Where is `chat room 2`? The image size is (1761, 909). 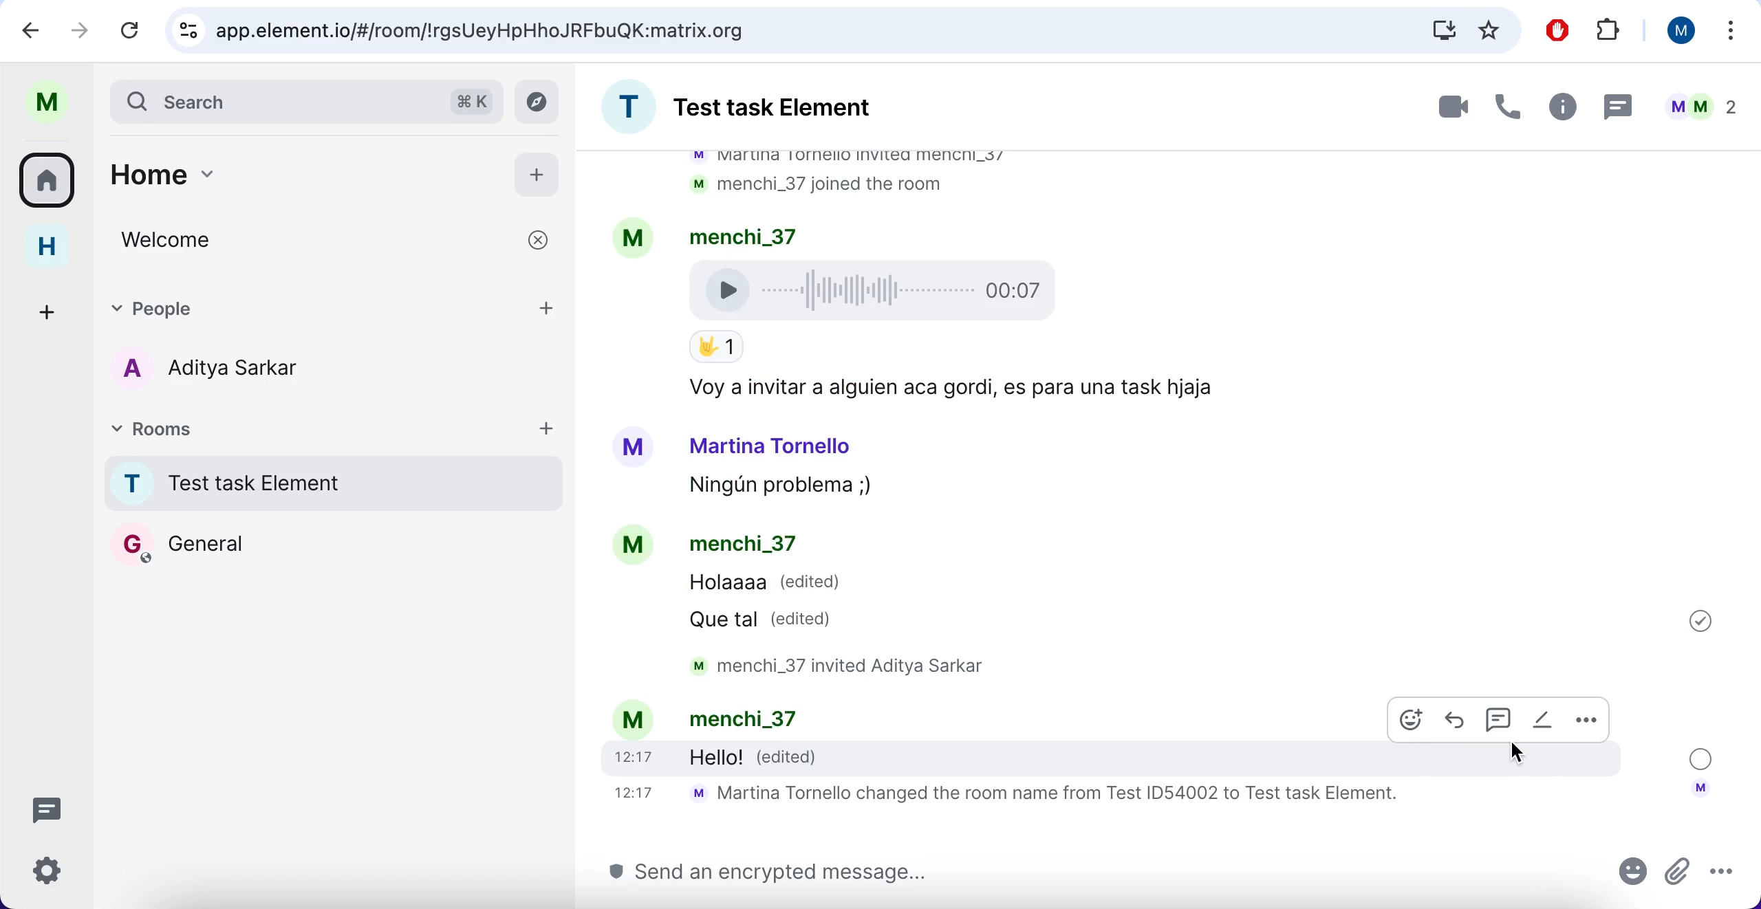 chat room 2 is located at coordinates (233, 545).